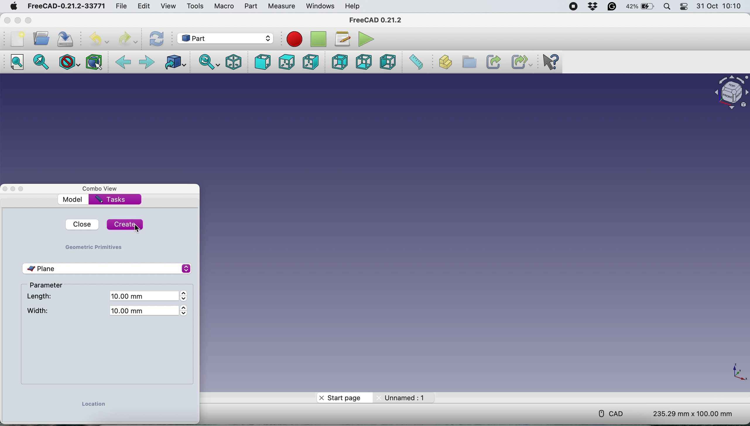  Describe the element at coordinates (614, 414) in the screenshot. I see `CAD` at that location.